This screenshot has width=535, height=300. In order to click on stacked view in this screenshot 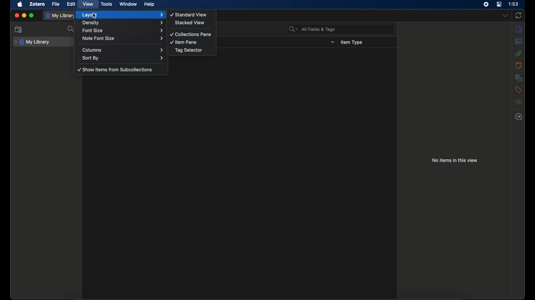, I will do `click(189, 22)`.